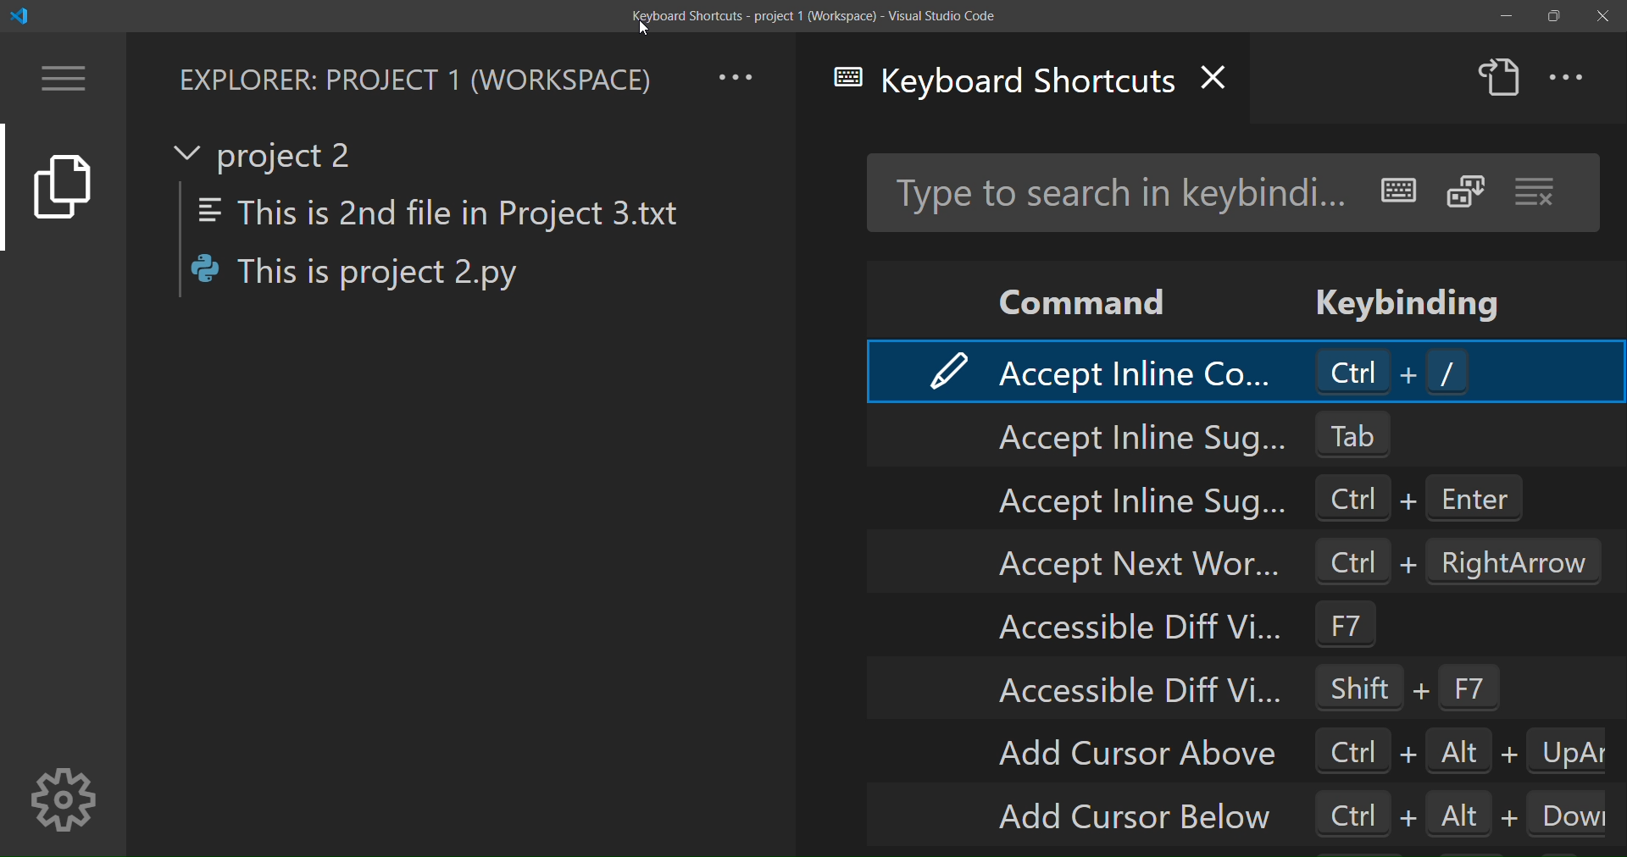 Image resolution: width=1627 pixels, height=857 pixels. I want to click on accept inline Sug..., so click(1120, 499).